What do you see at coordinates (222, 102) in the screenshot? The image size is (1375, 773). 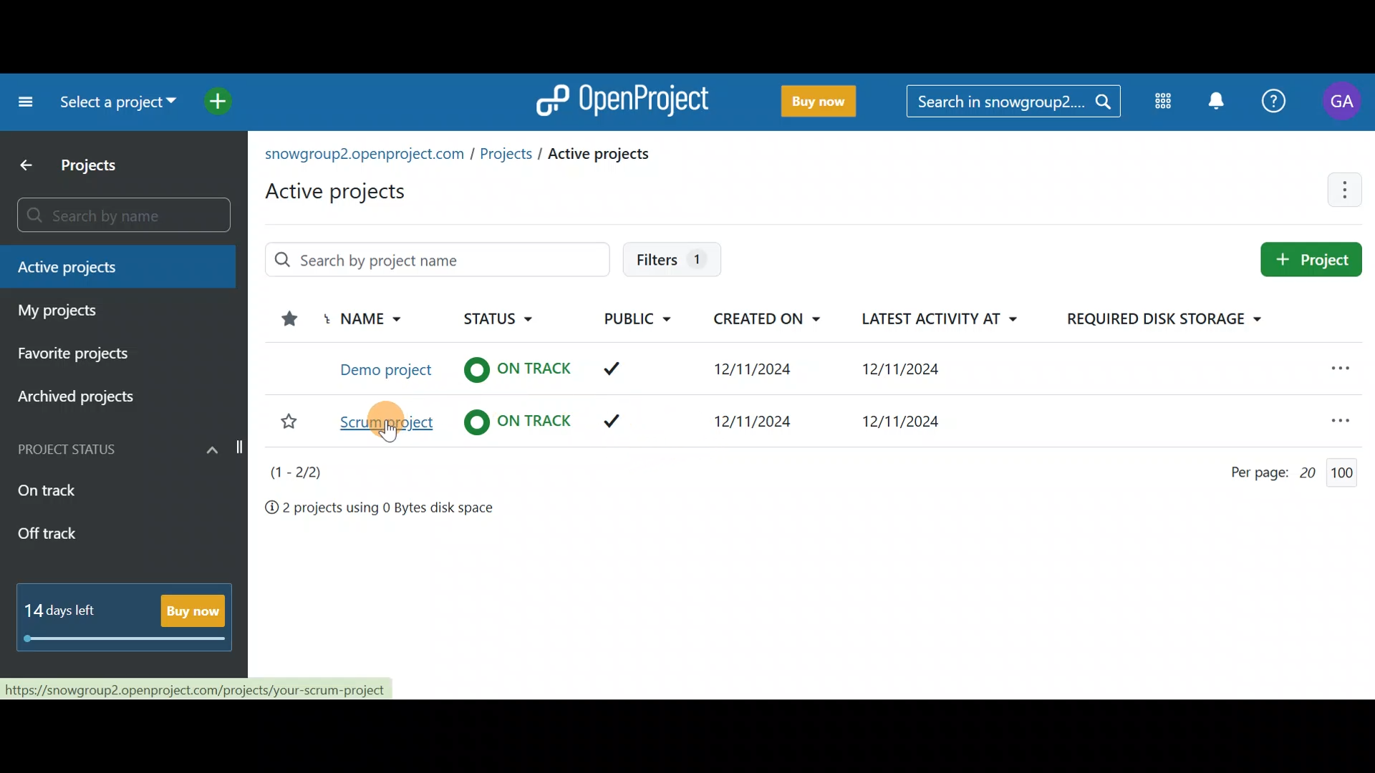 I see `Open quick add menu` at bounding box center [222, 102].